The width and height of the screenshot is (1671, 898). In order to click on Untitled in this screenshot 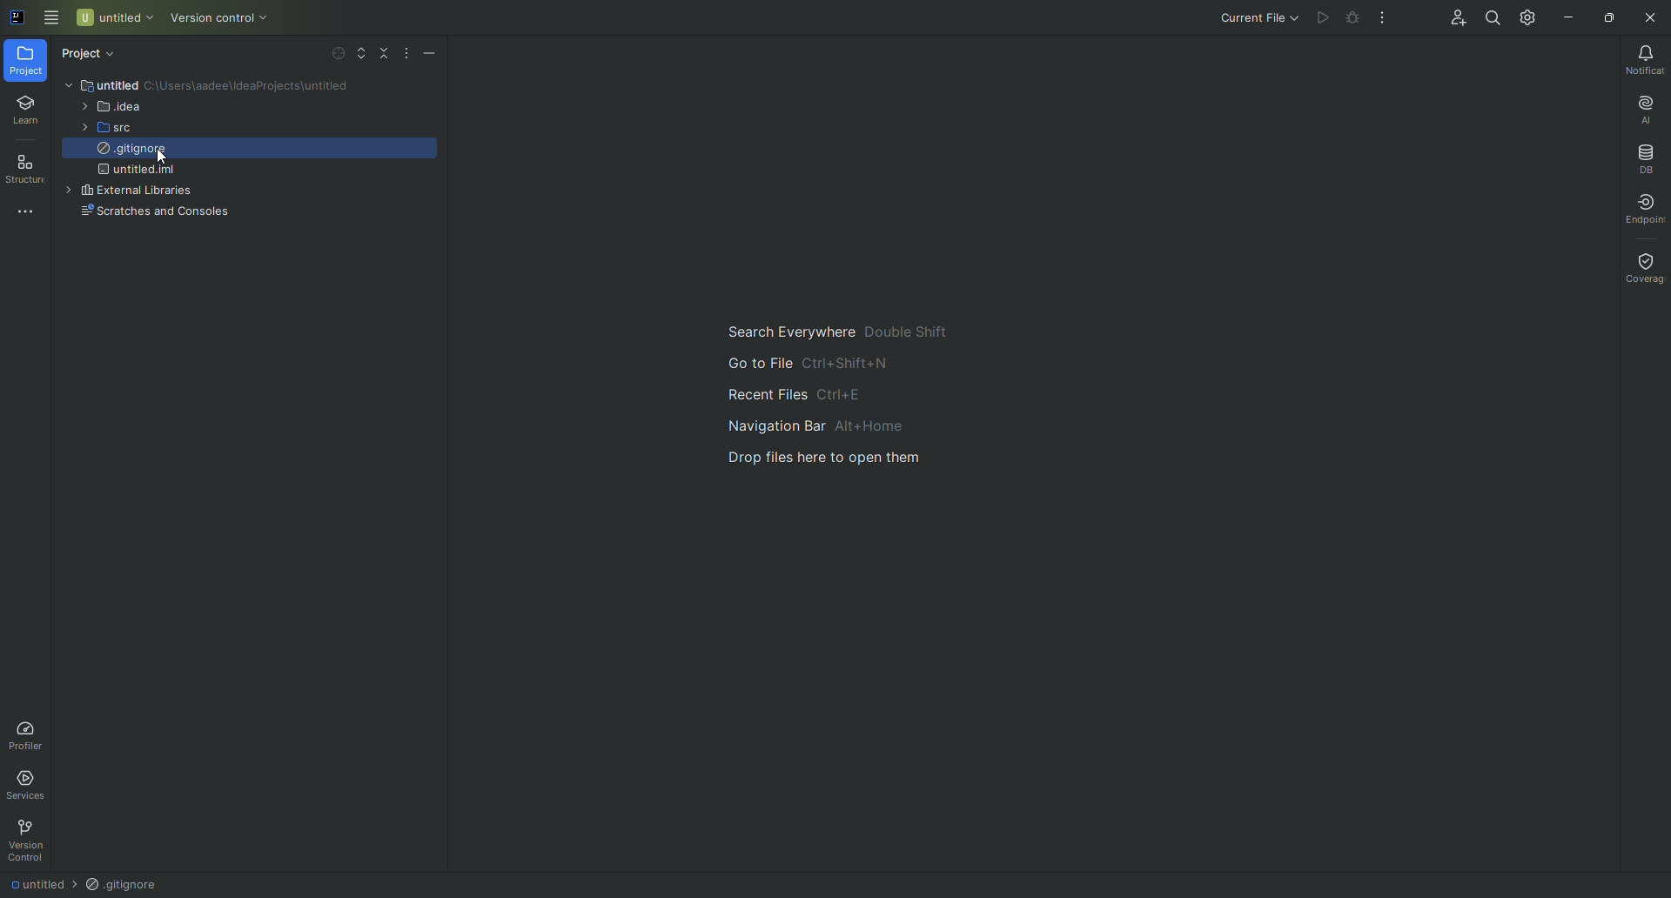, I will do `click(32, 883)`.